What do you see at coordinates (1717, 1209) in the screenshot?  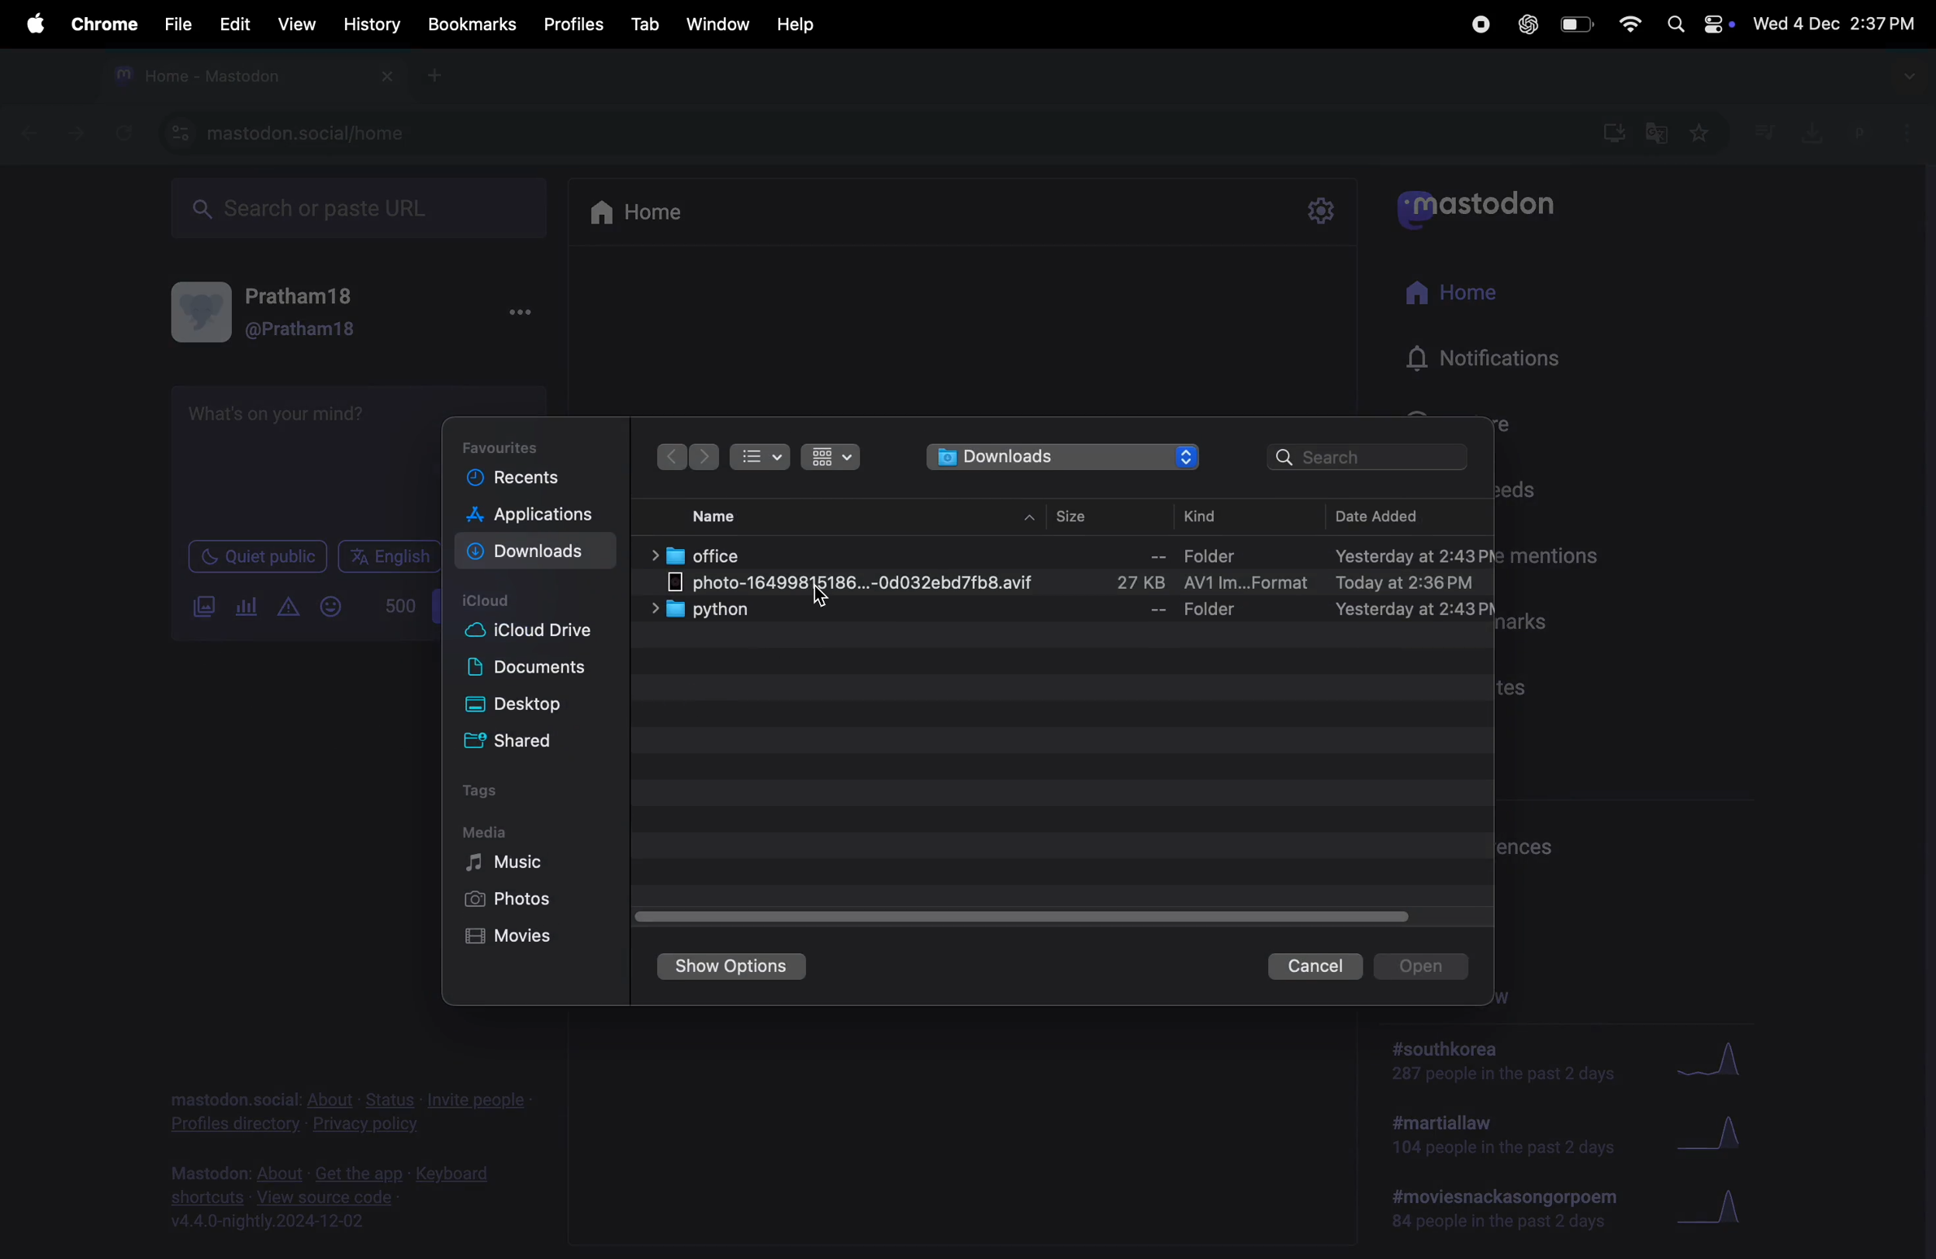 I see `Graph` at bounding box center [1717, 1209].